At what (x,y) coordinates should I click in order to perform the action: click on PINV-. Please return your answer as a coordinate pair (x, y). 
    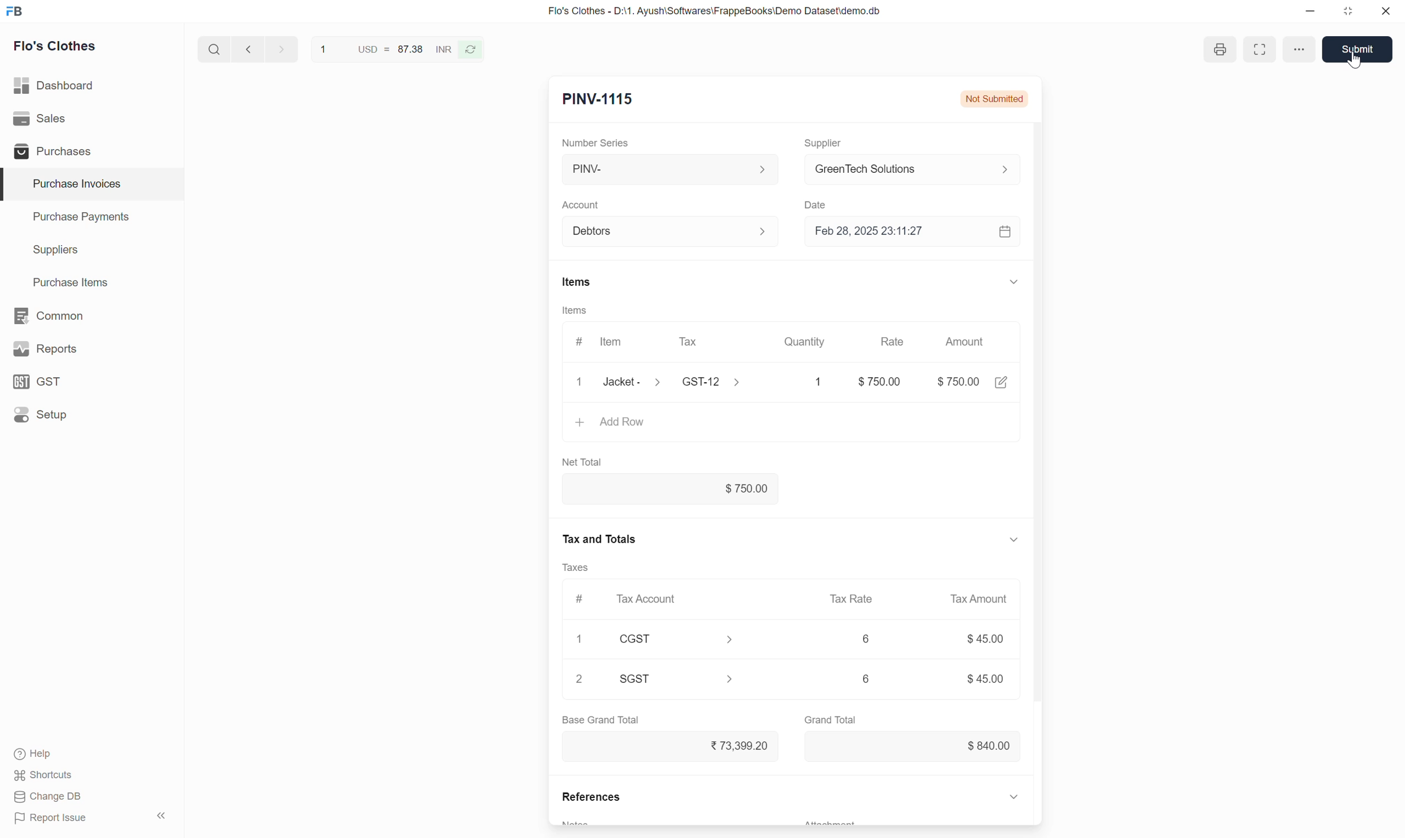
    Looking at the image, I should click on (673, 169).